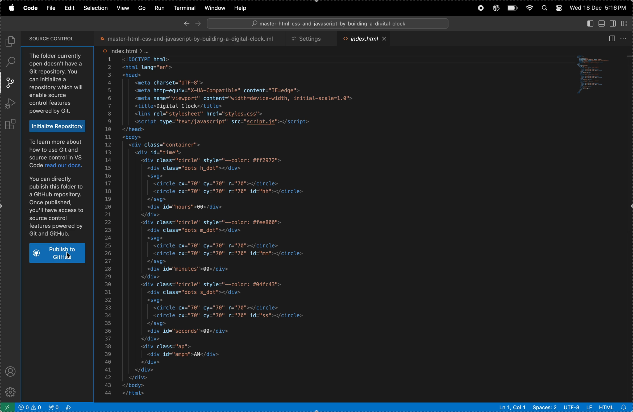 The image size is (633, 412). What do you see at coordinates (10, 84) in the screenshot?
I see `source control` at bounding box center [10, 84].